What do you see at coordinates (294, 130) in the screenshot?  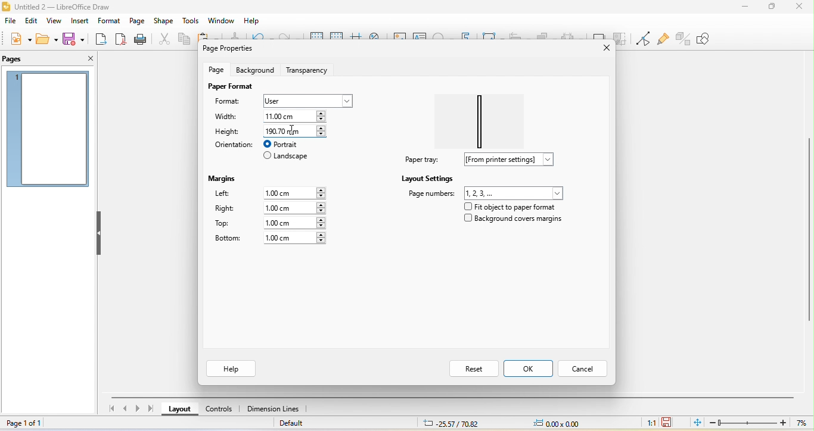 I see `190.70 cm` at bounding box center [294, 130].